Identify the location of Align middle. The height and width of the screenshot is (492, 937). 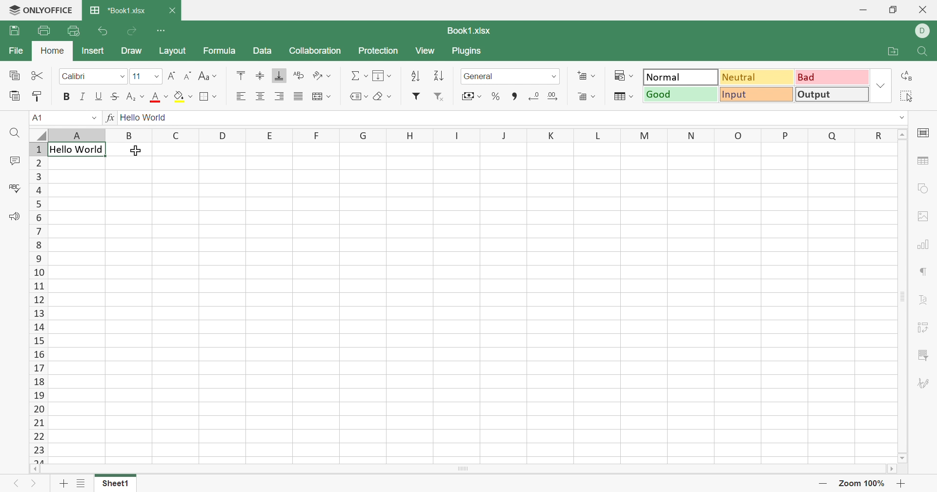
(260, 76).